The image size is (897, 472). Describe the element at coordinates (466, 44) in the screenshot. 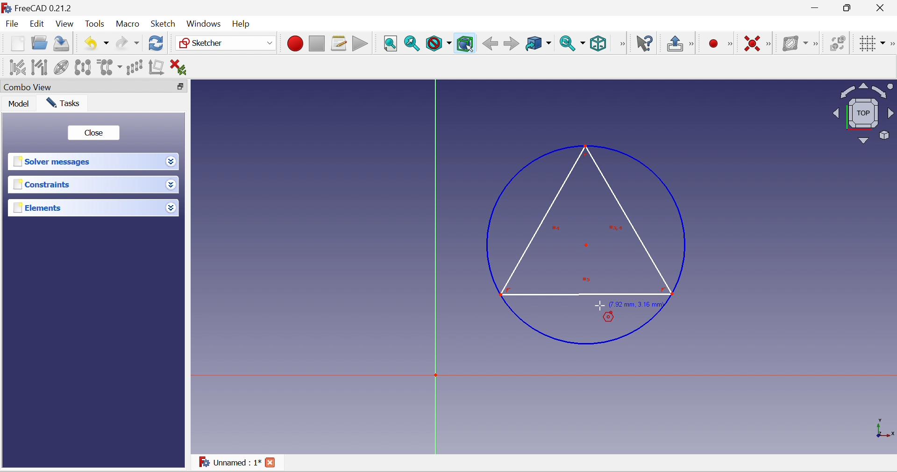

I see `Bounding box` at that location.